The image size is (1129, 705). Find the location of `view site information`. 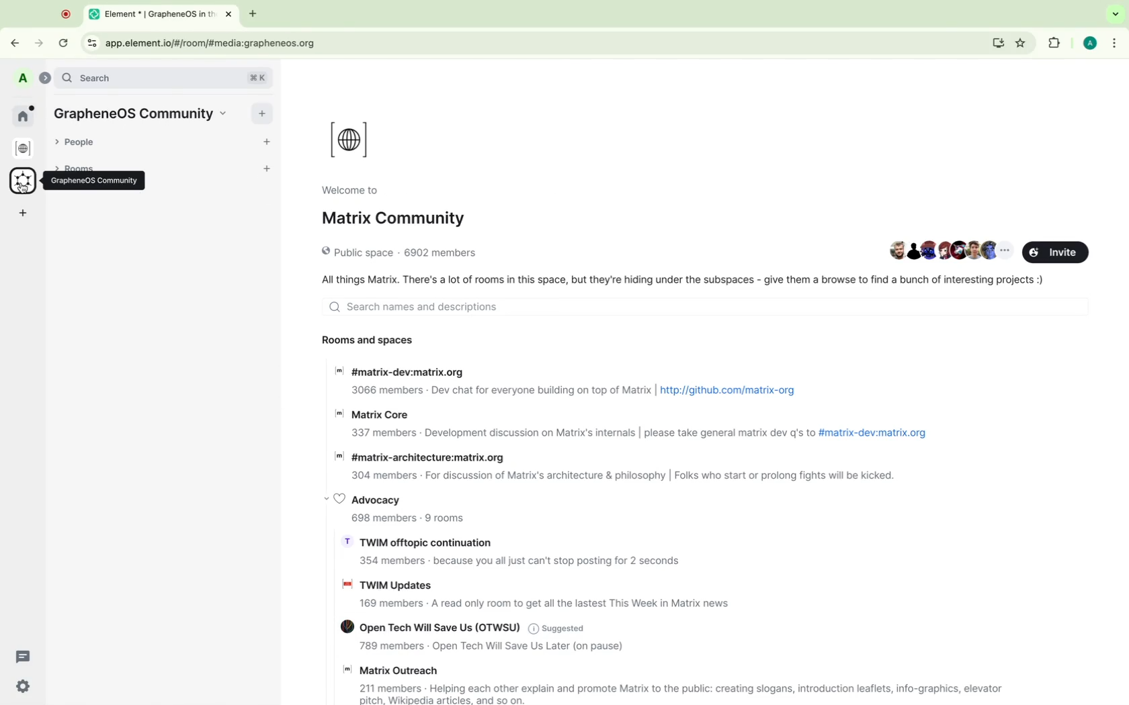

view site information is located at coordinates (91, 43).